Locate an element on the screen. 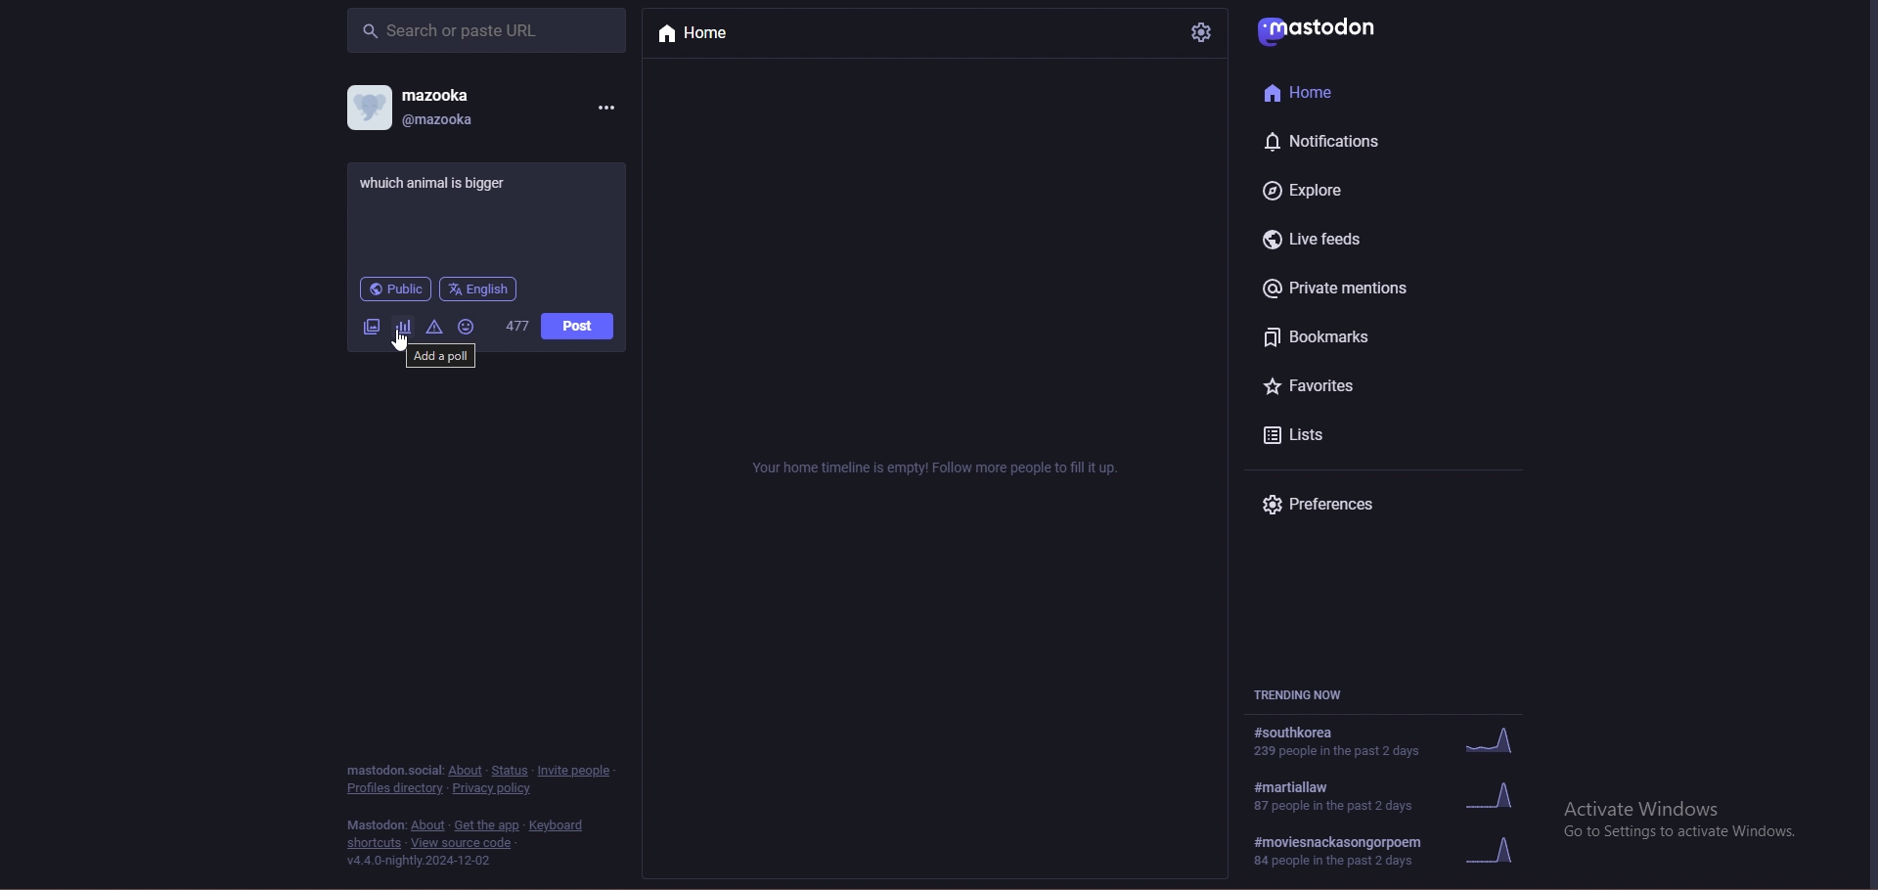  about is located at coordinates (467, 771).